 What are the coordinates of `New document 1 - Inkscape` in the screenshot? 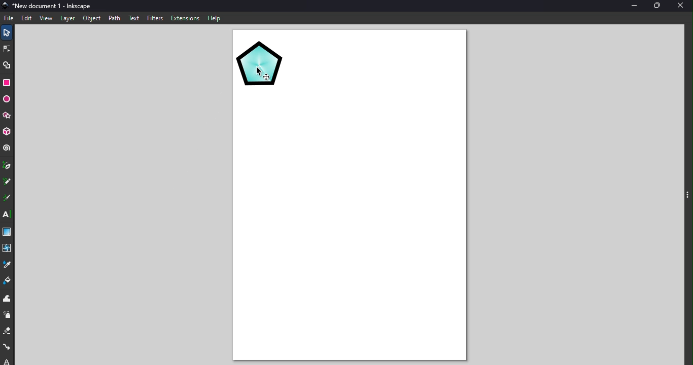 It's located at (54, 5).